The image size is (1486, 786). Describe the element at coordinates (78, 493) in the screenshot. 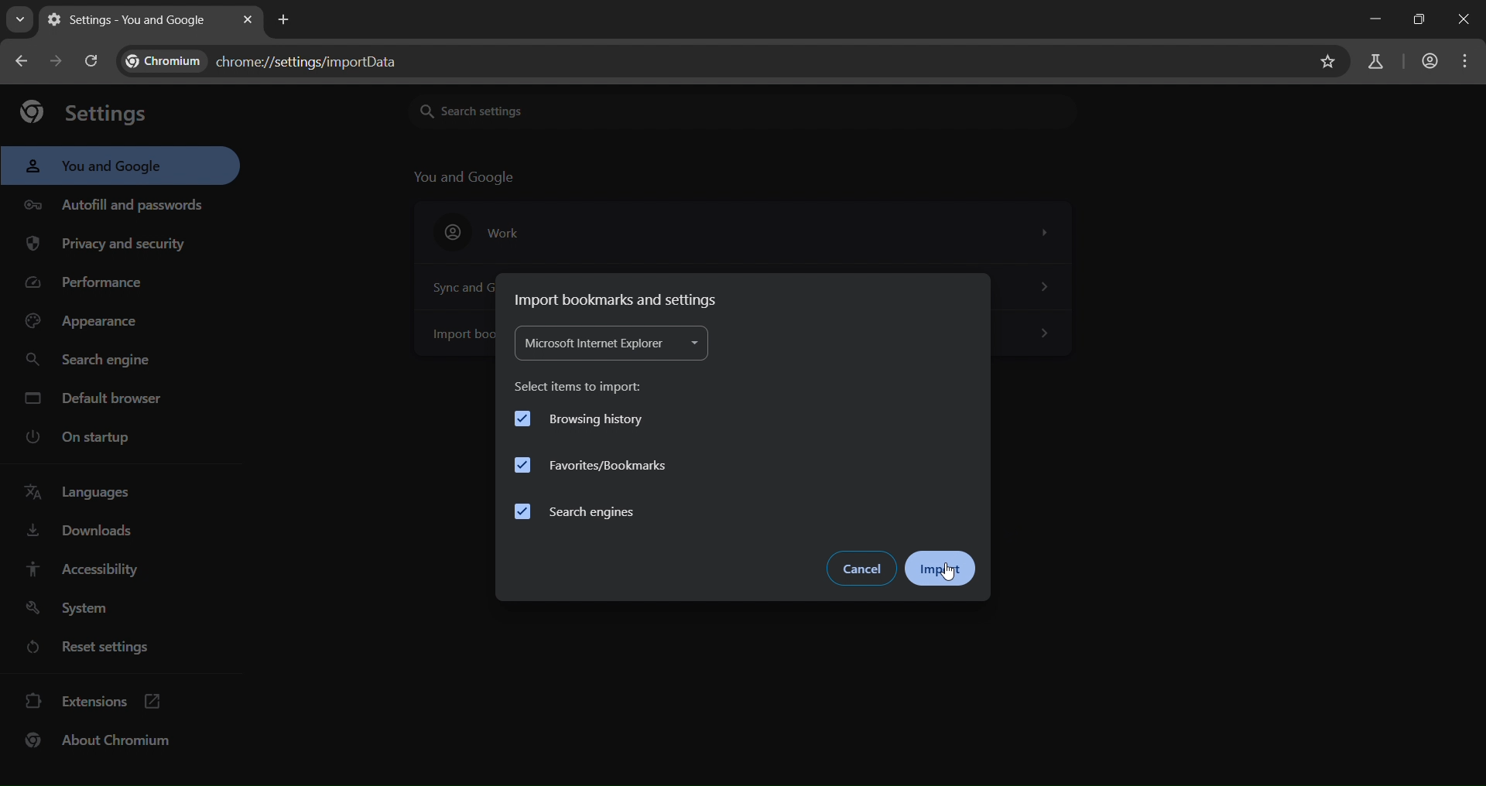

I see `languages` at that location.